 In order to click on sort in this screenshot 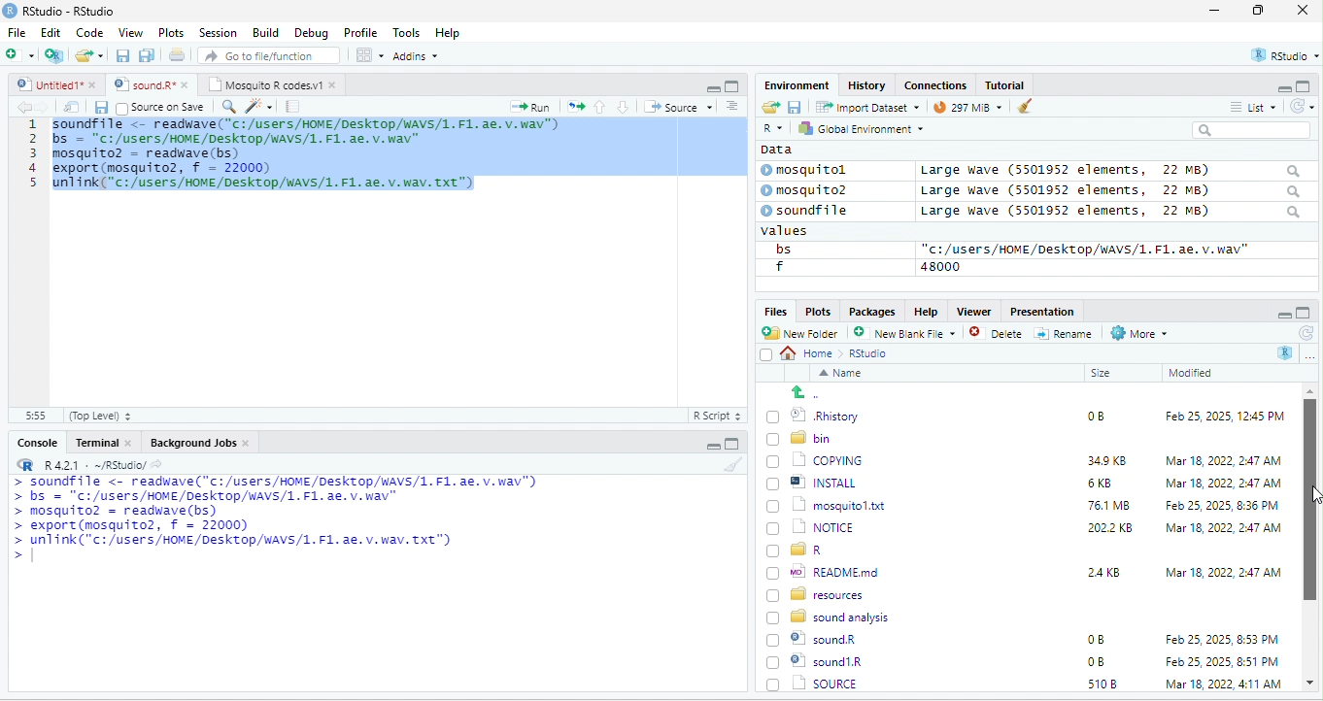, I will do `click(731, 105)`.